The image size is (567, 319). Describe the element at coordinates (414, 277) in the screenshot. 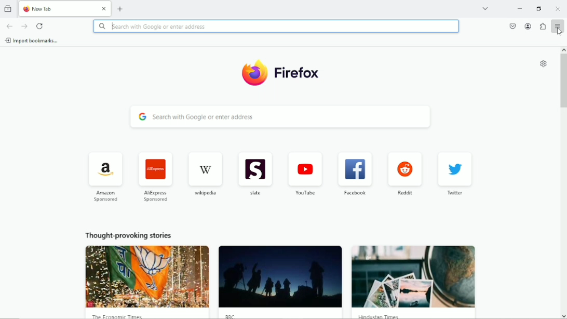

I see `image` at that location.